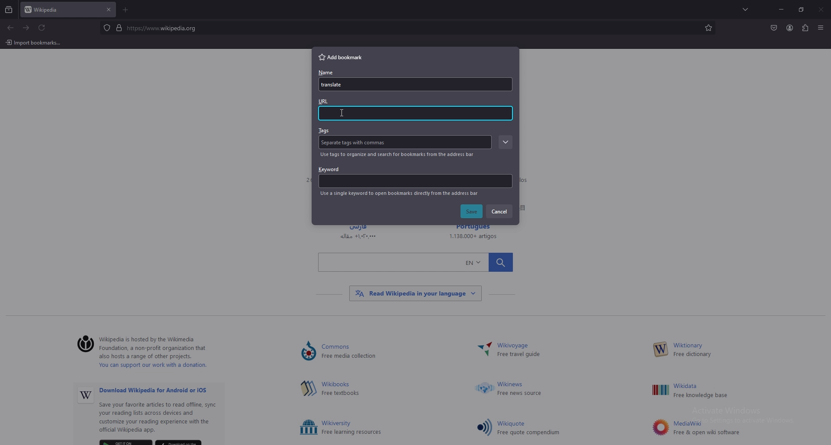 This screenshot has height=445, width=831. I want to click on , so click(709, 391).